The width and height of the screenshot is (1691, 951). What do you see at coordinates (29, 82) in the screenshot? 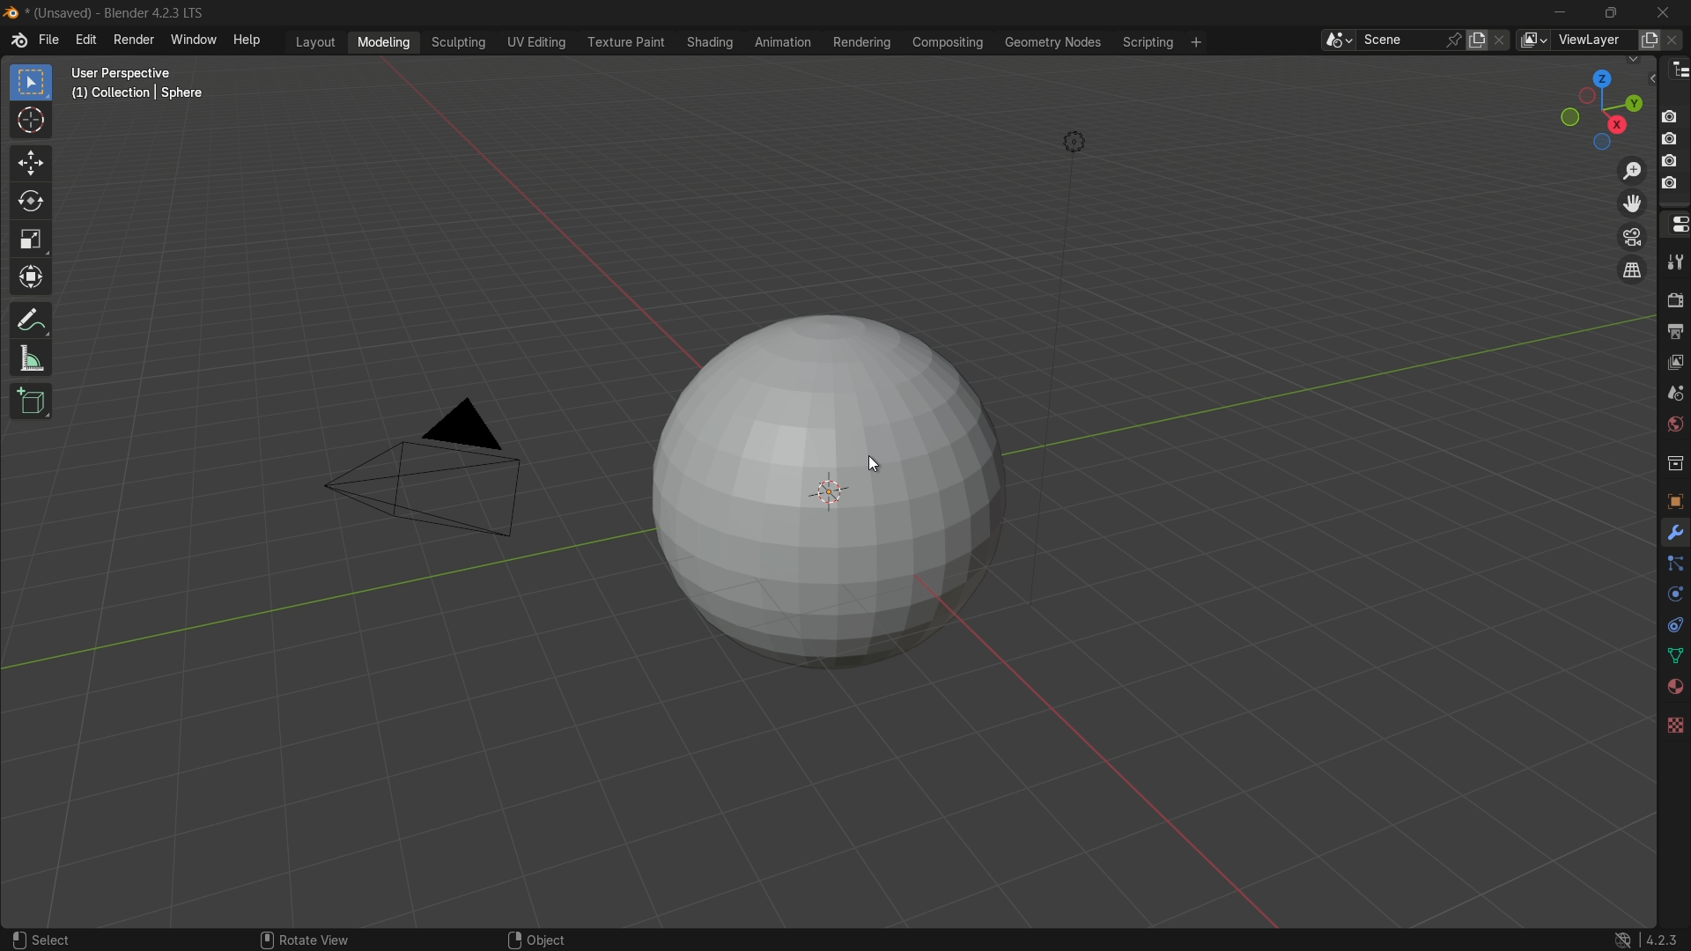
I see `select box` at bounding box center [29, 82].